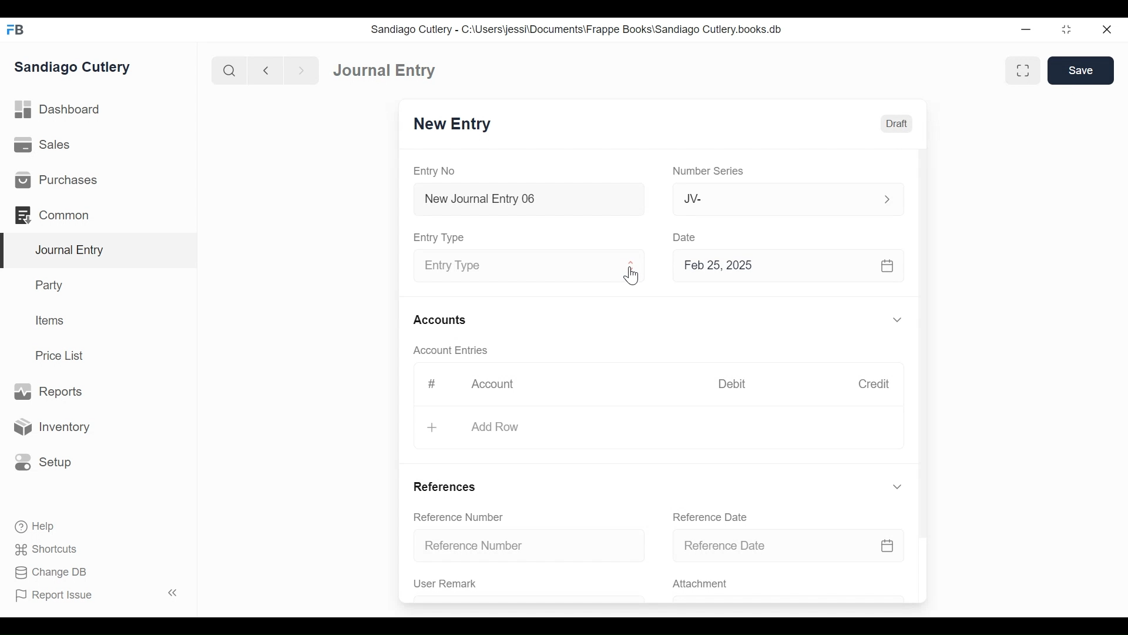  I want to click on Shortcuts, so click(49, 549).